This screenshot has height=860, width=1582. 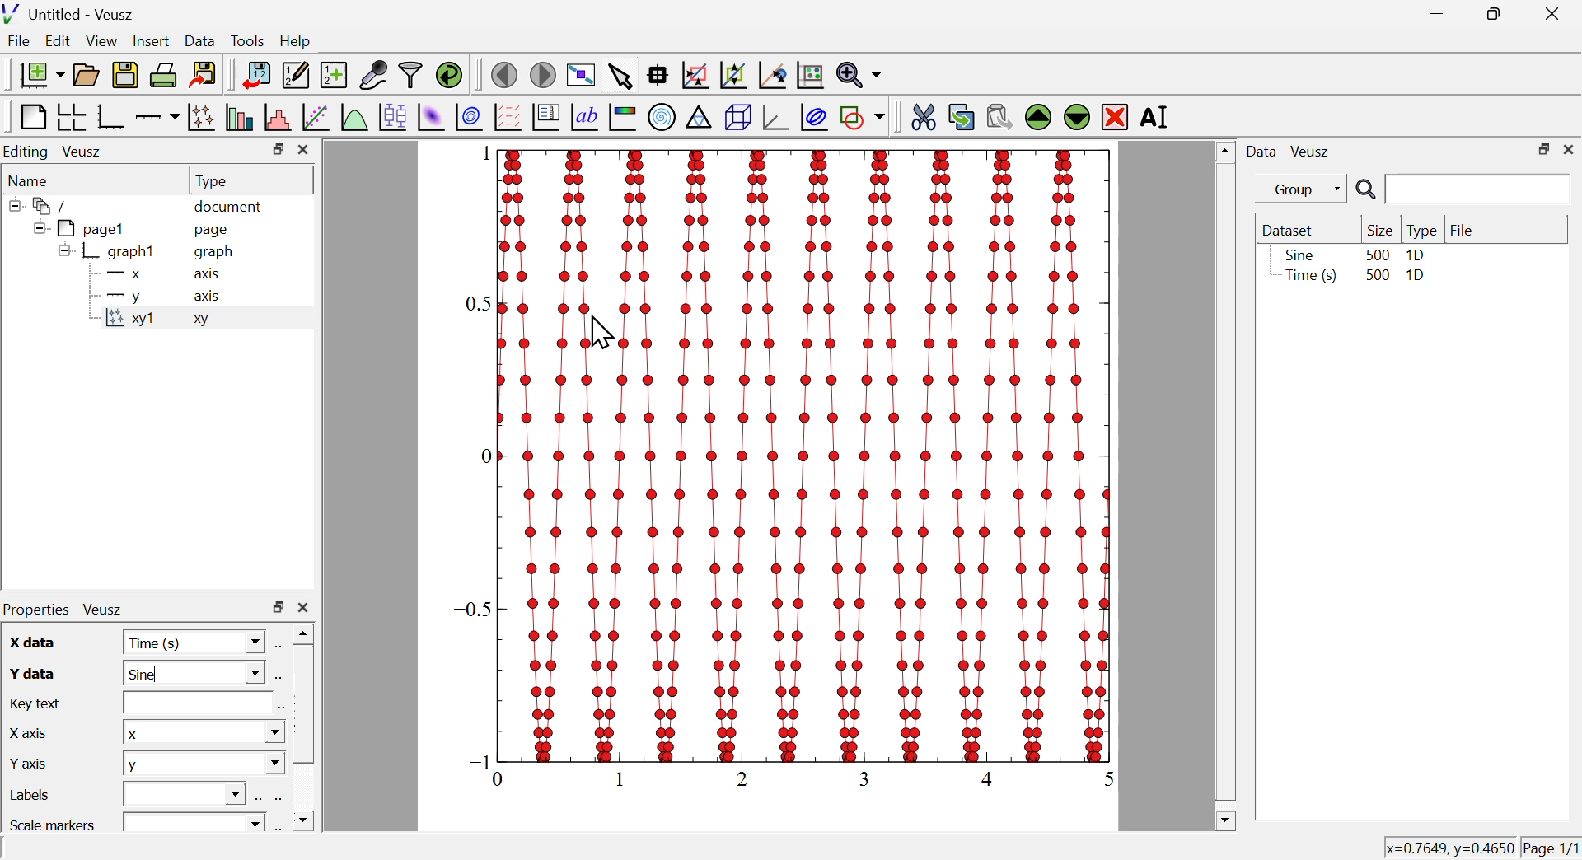 I want to click on plot bar charts, so click(x=239, y=119).